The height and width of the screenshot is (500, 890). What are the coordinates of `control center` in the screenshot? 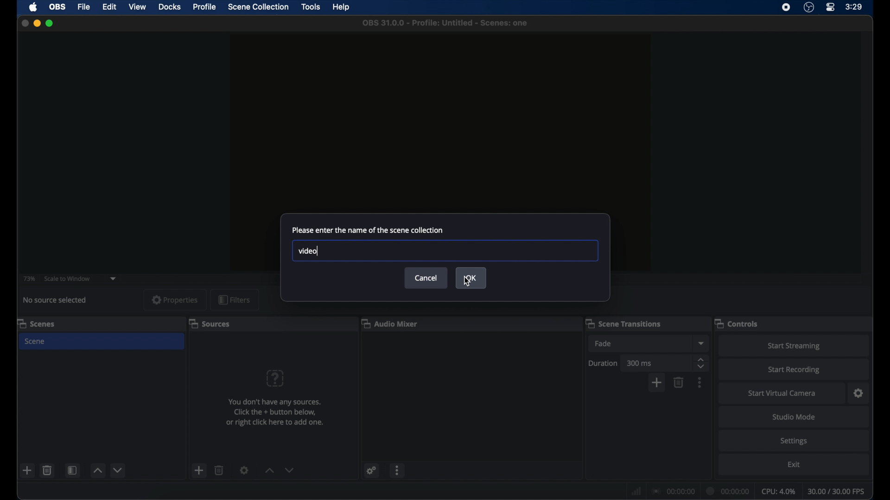 It's located at (831, 7).